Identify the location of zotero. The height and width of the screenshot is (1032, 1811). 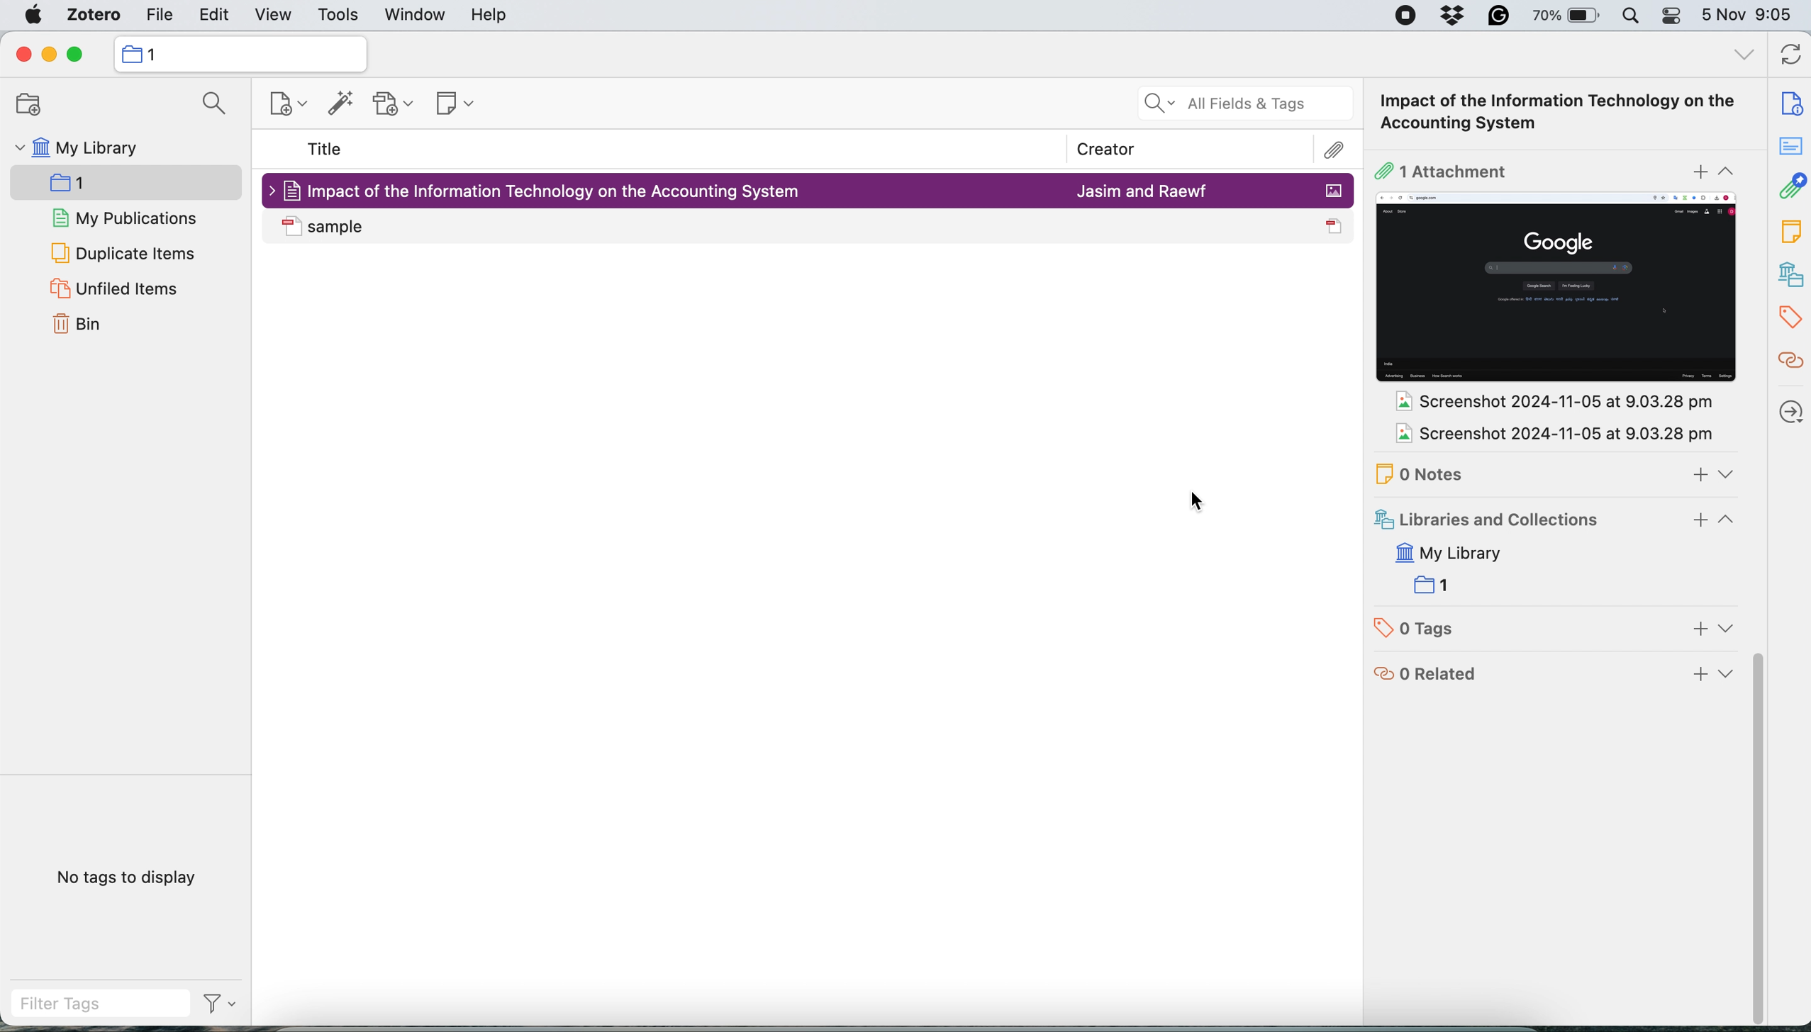
(89, 17).